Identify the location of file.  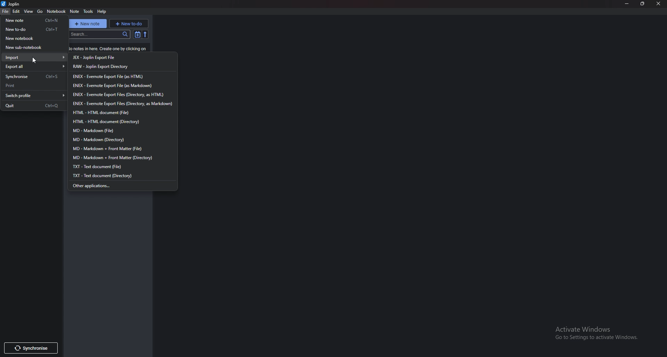
(6, 11).